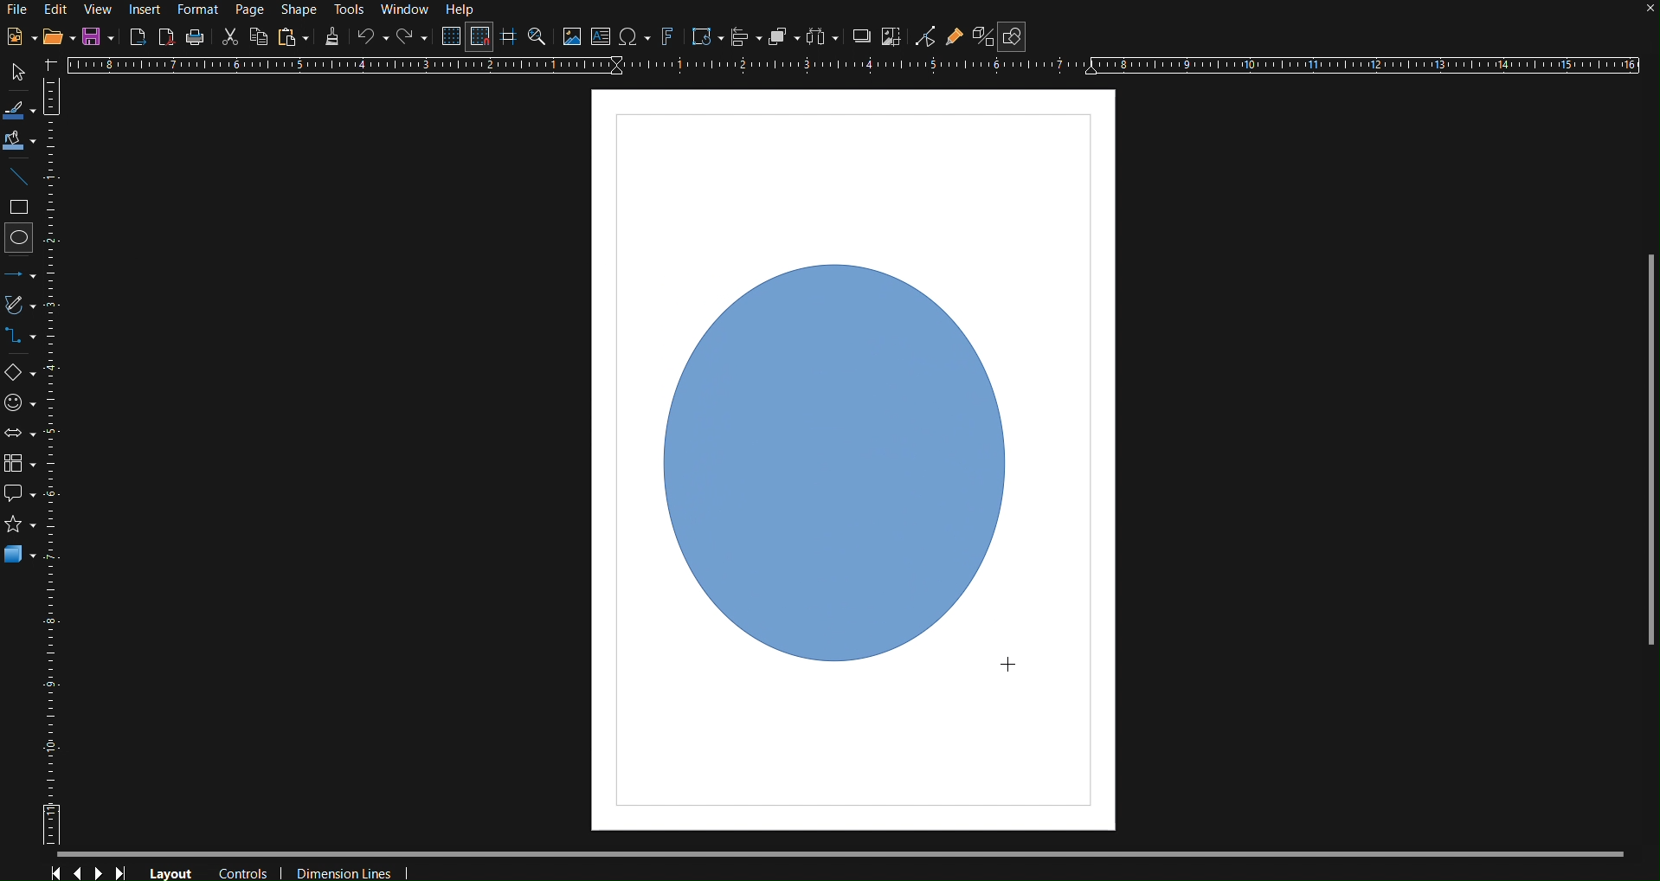 Image resolution: width=1660 pixels, height=881 pixels. What do you see at coordinates (200, 10) in the screenshot?
I see `Format` at bounding box center [200, 10].